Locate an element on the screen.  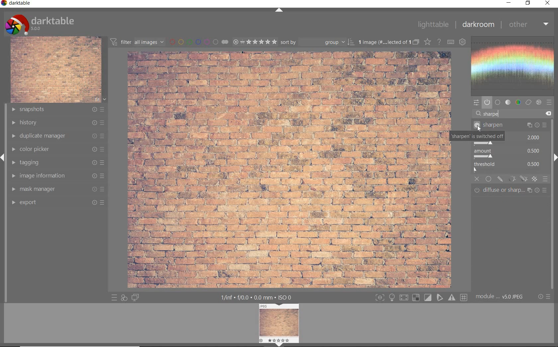
SHARPEN is located at coordinates (500, 114).